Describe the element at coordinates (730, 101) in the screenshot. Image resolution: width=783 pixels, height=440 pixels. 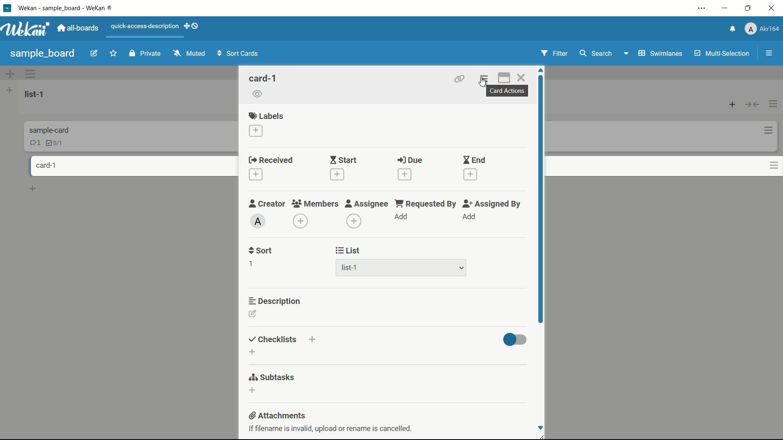
I see `list actions` at that location.